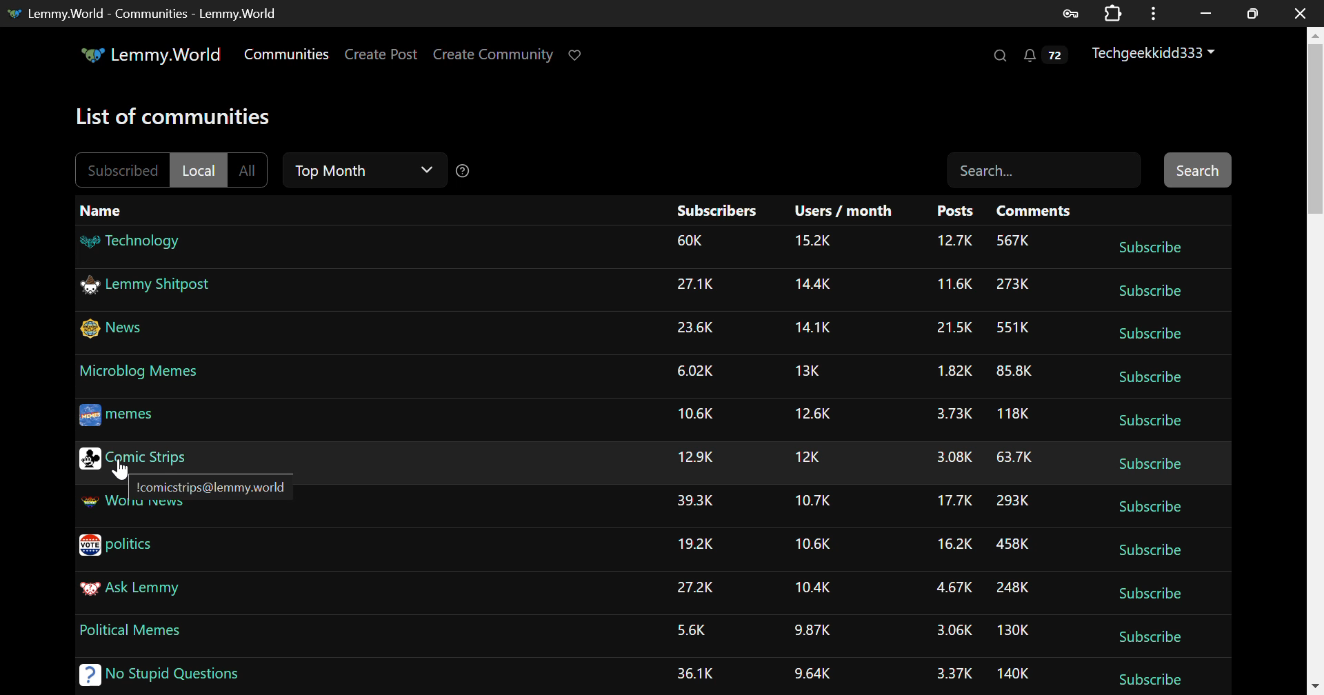 Image resolution: width=1324 pixels, height=695 pixels. What do you see at coordinates (696, 285) in the screenshot?
I see `Amount` at bounding box center [696, 285].